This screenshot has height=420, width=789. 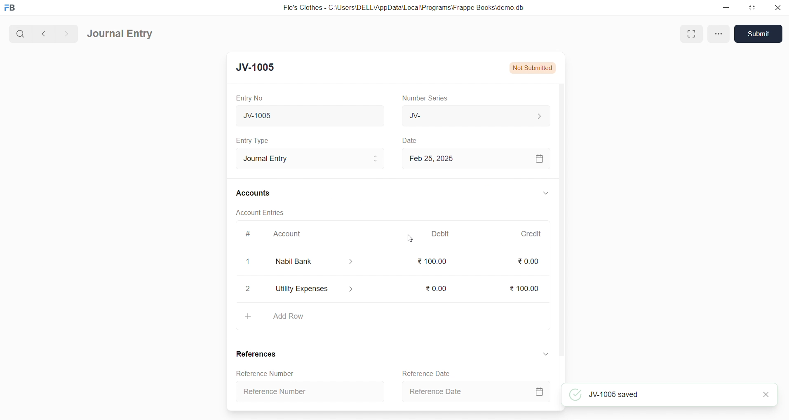 I want to click on ₹ 100.00, so click(x=522, y=287).